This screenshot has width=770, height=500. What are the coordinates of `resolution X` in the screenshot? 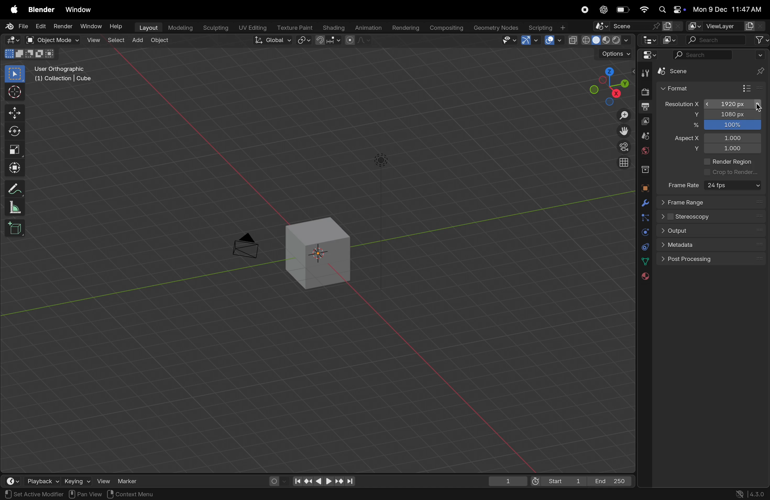 It's located at (680, 104).